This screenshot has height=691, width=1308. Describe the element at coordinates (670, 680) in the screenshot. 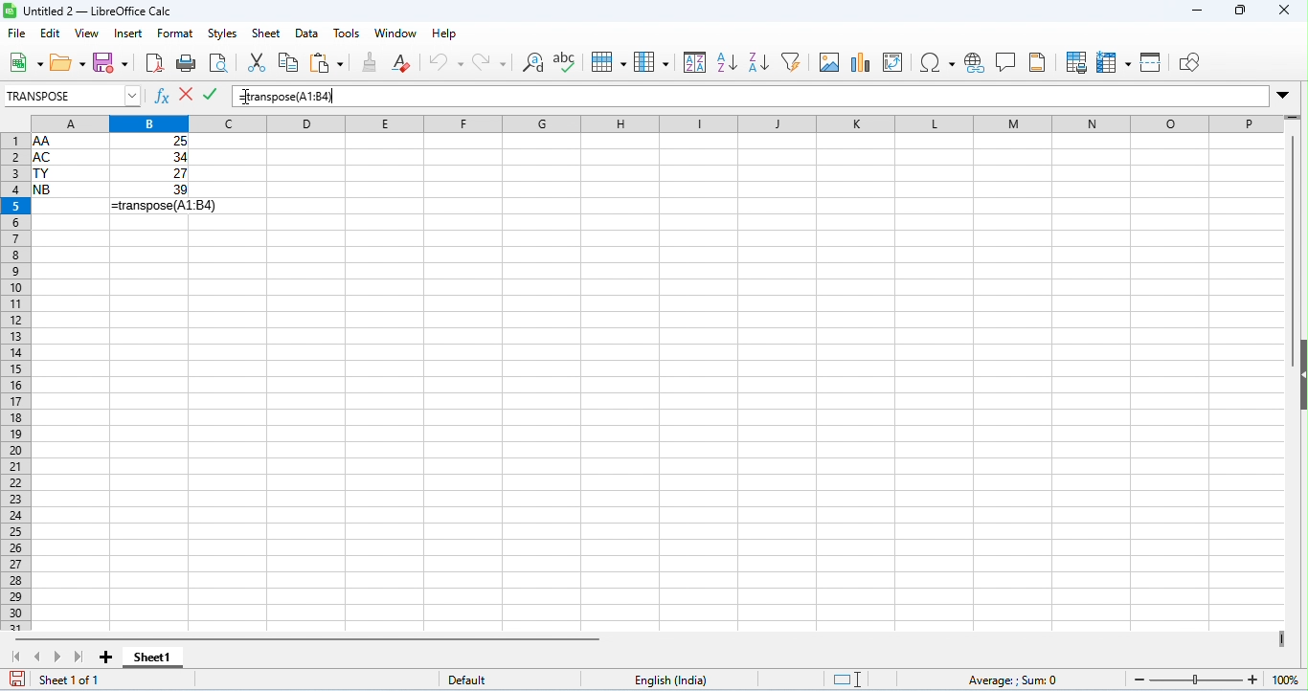

I see `English india` at that location.